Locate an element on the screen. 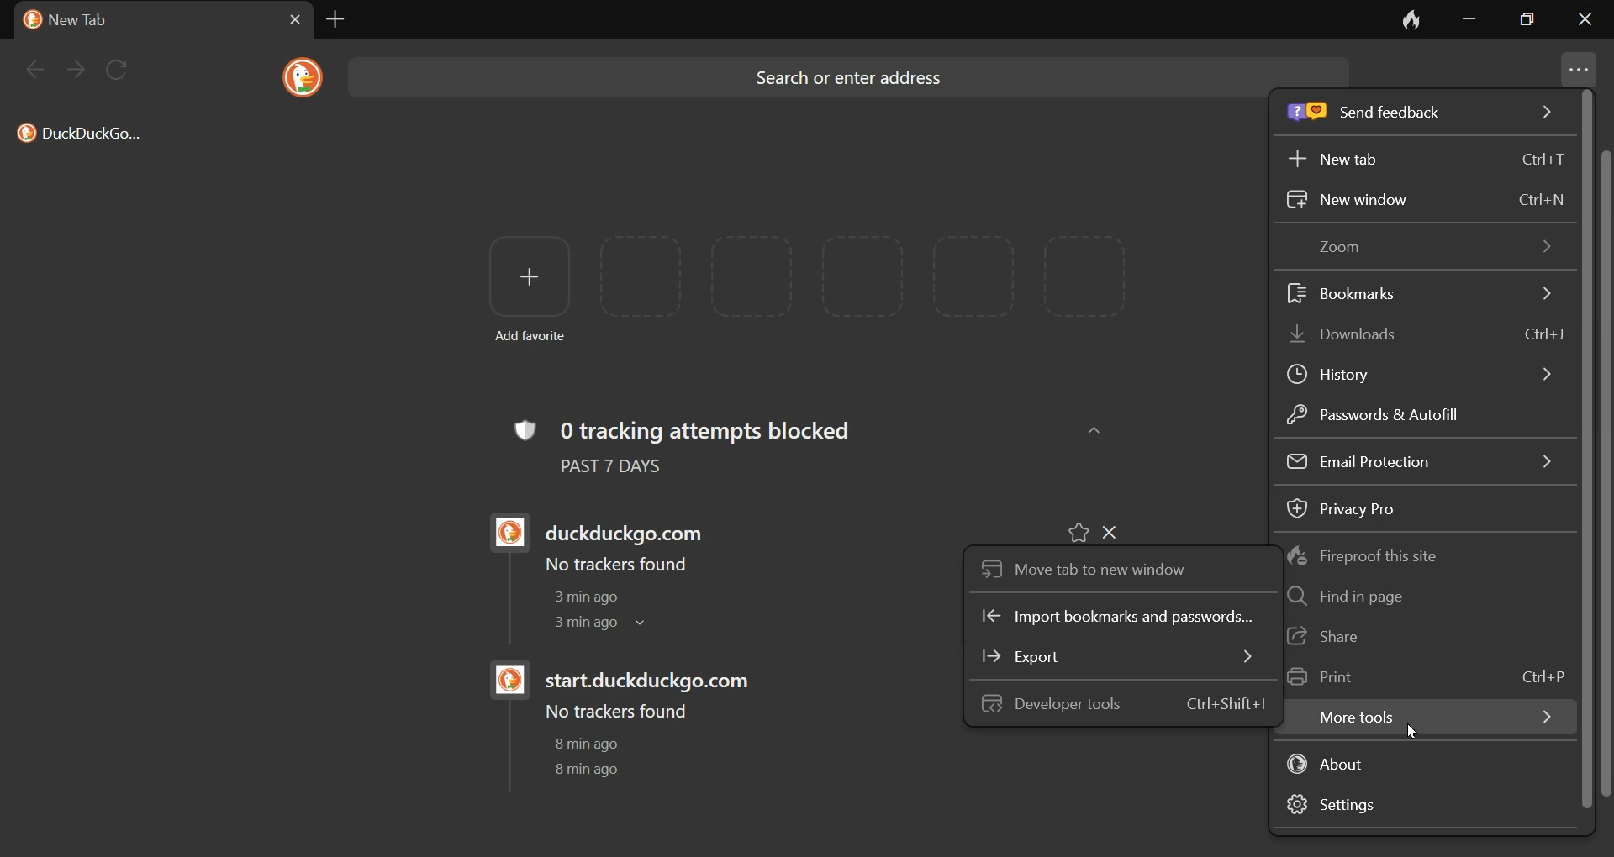 The height and width of the screenshot is (857, 1614). start.duckduckgo.com is located at coordinates (658, 679).